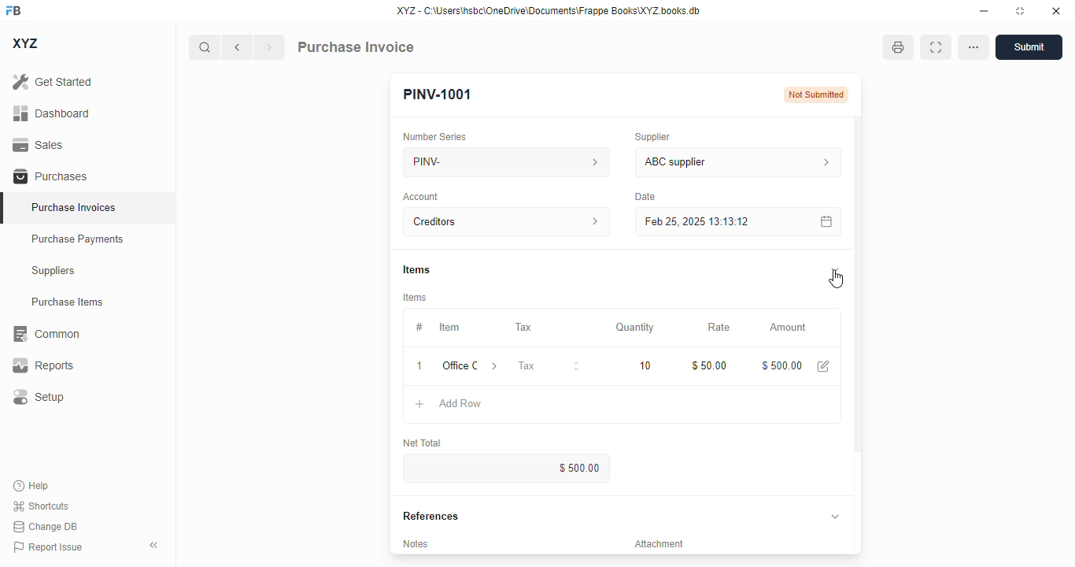 This screenshot has height=567, width=1075. Describe the element at coordinates (817, 94) in the screenshot. I see `Not submitted` at that location.